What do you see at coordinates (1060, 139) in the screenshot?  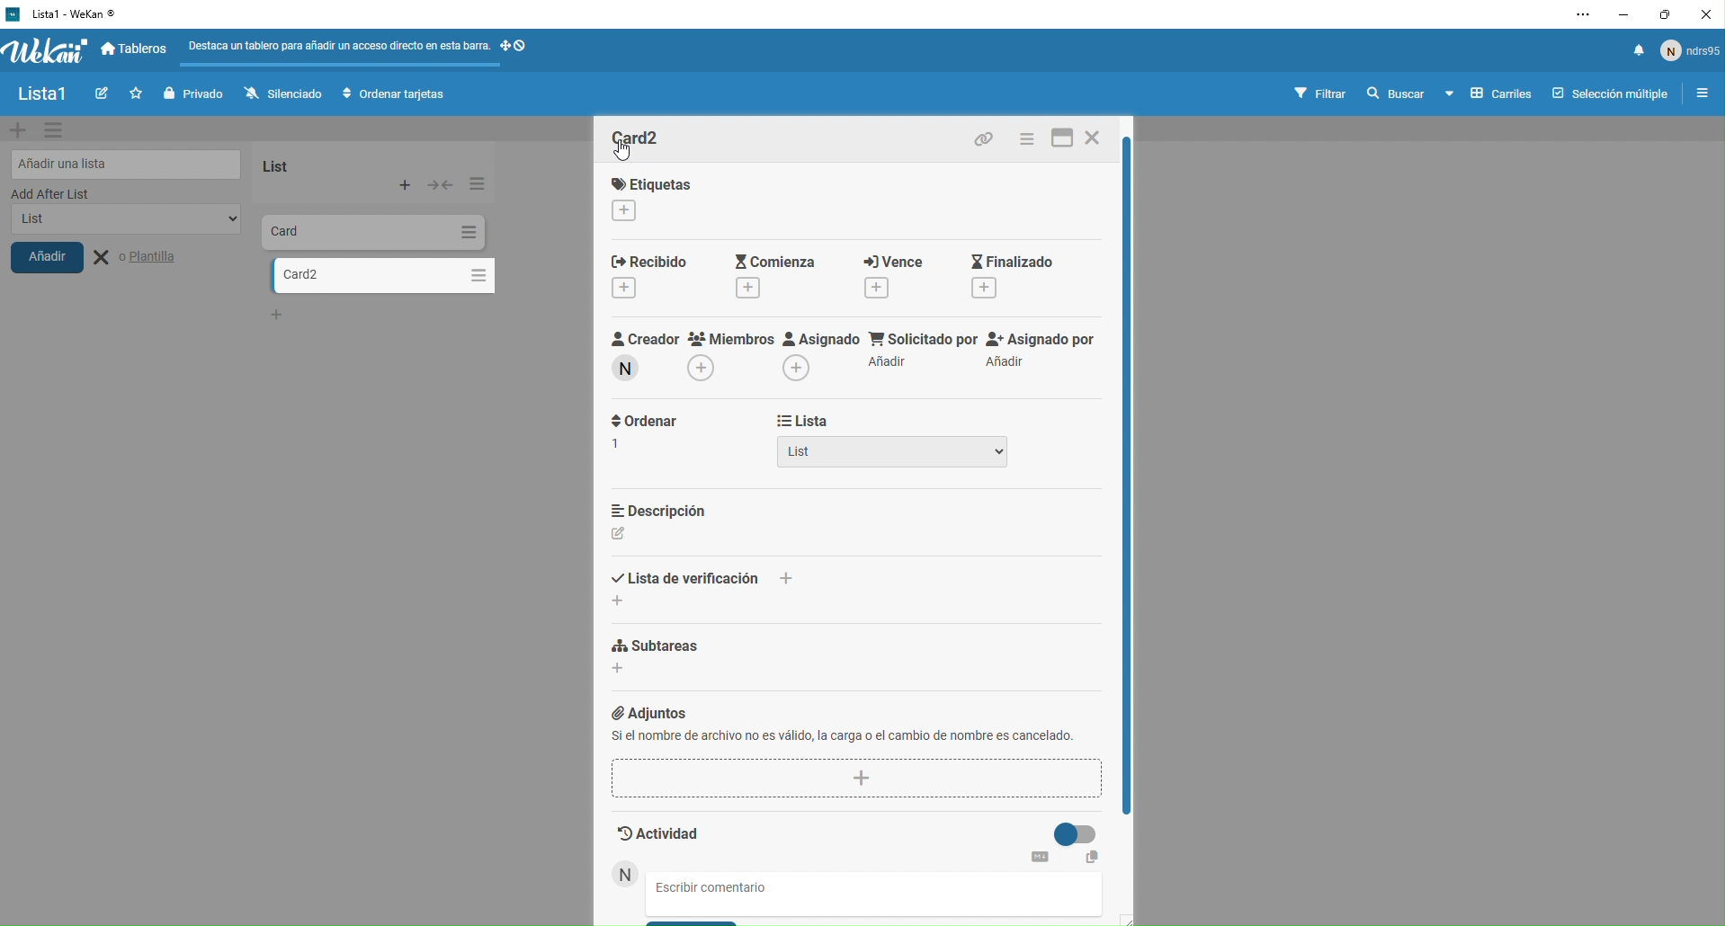 I see `window` at bounding box center [1060, 139].